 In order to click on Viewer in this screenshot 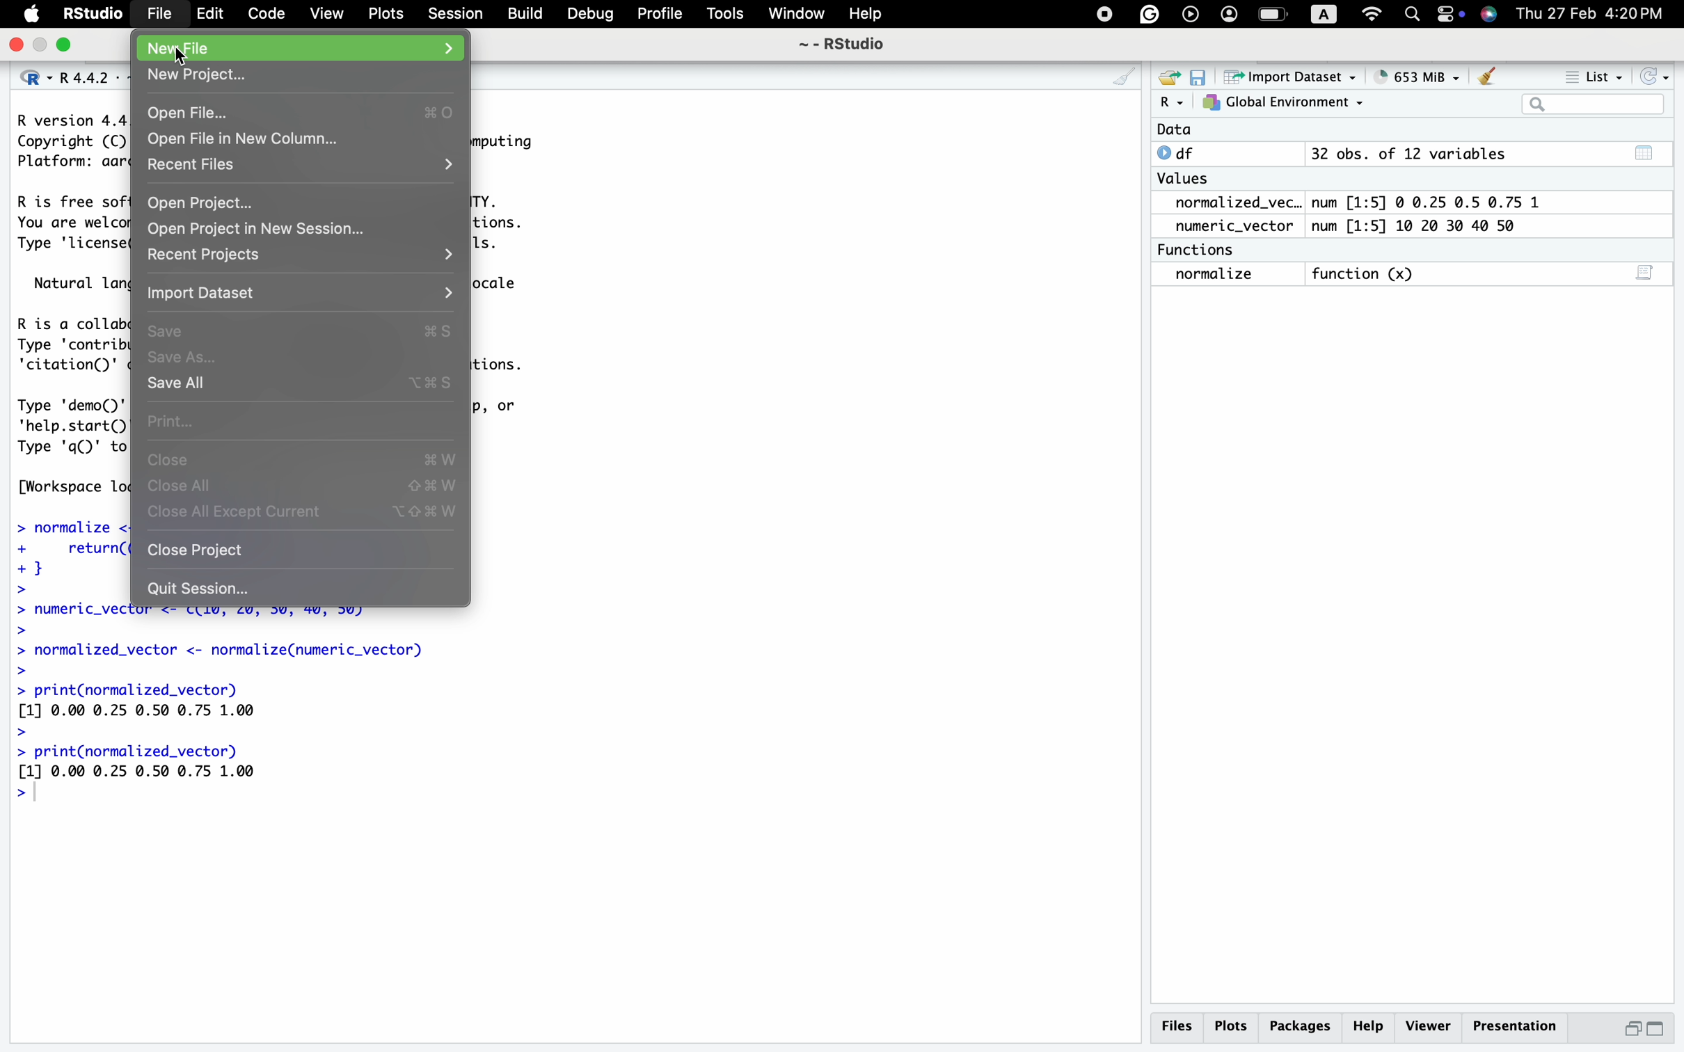, I will do `click(1429, 1024)`.